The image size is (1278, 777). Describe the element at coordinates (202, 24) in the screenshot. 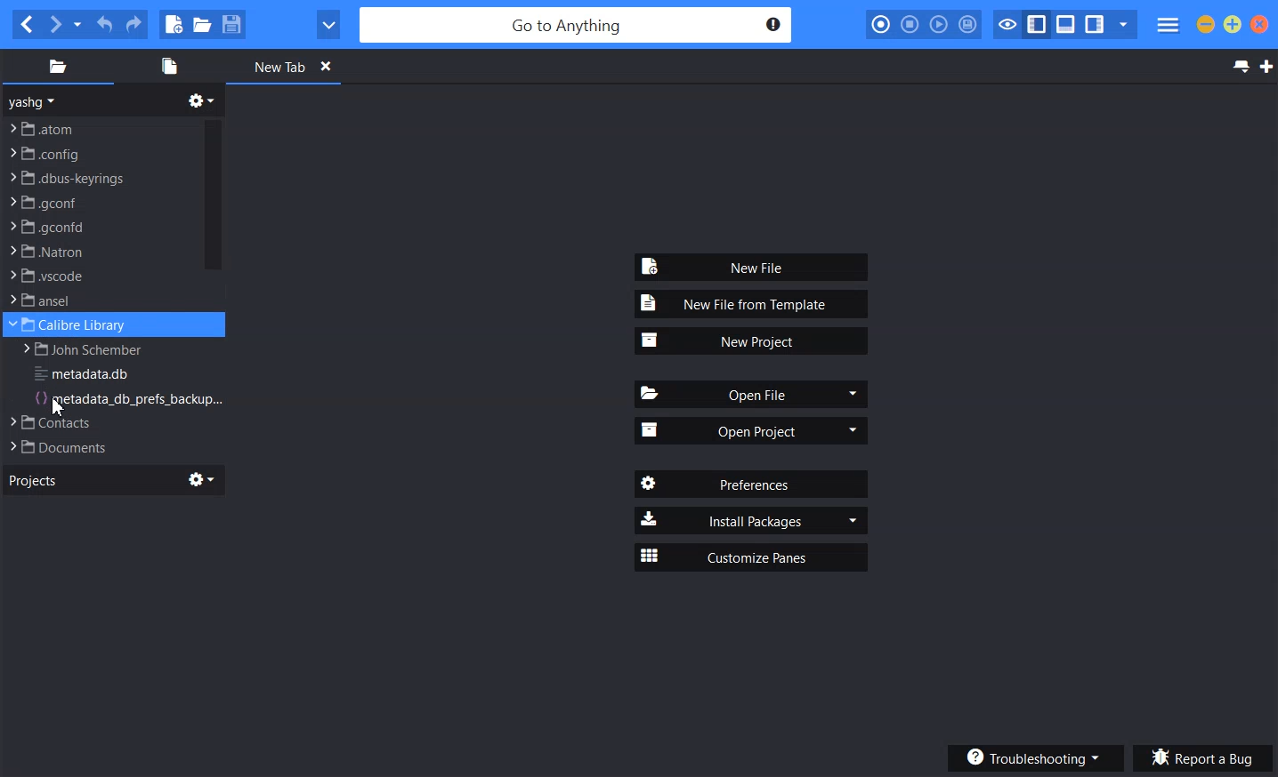

I see `Open file` at that location.